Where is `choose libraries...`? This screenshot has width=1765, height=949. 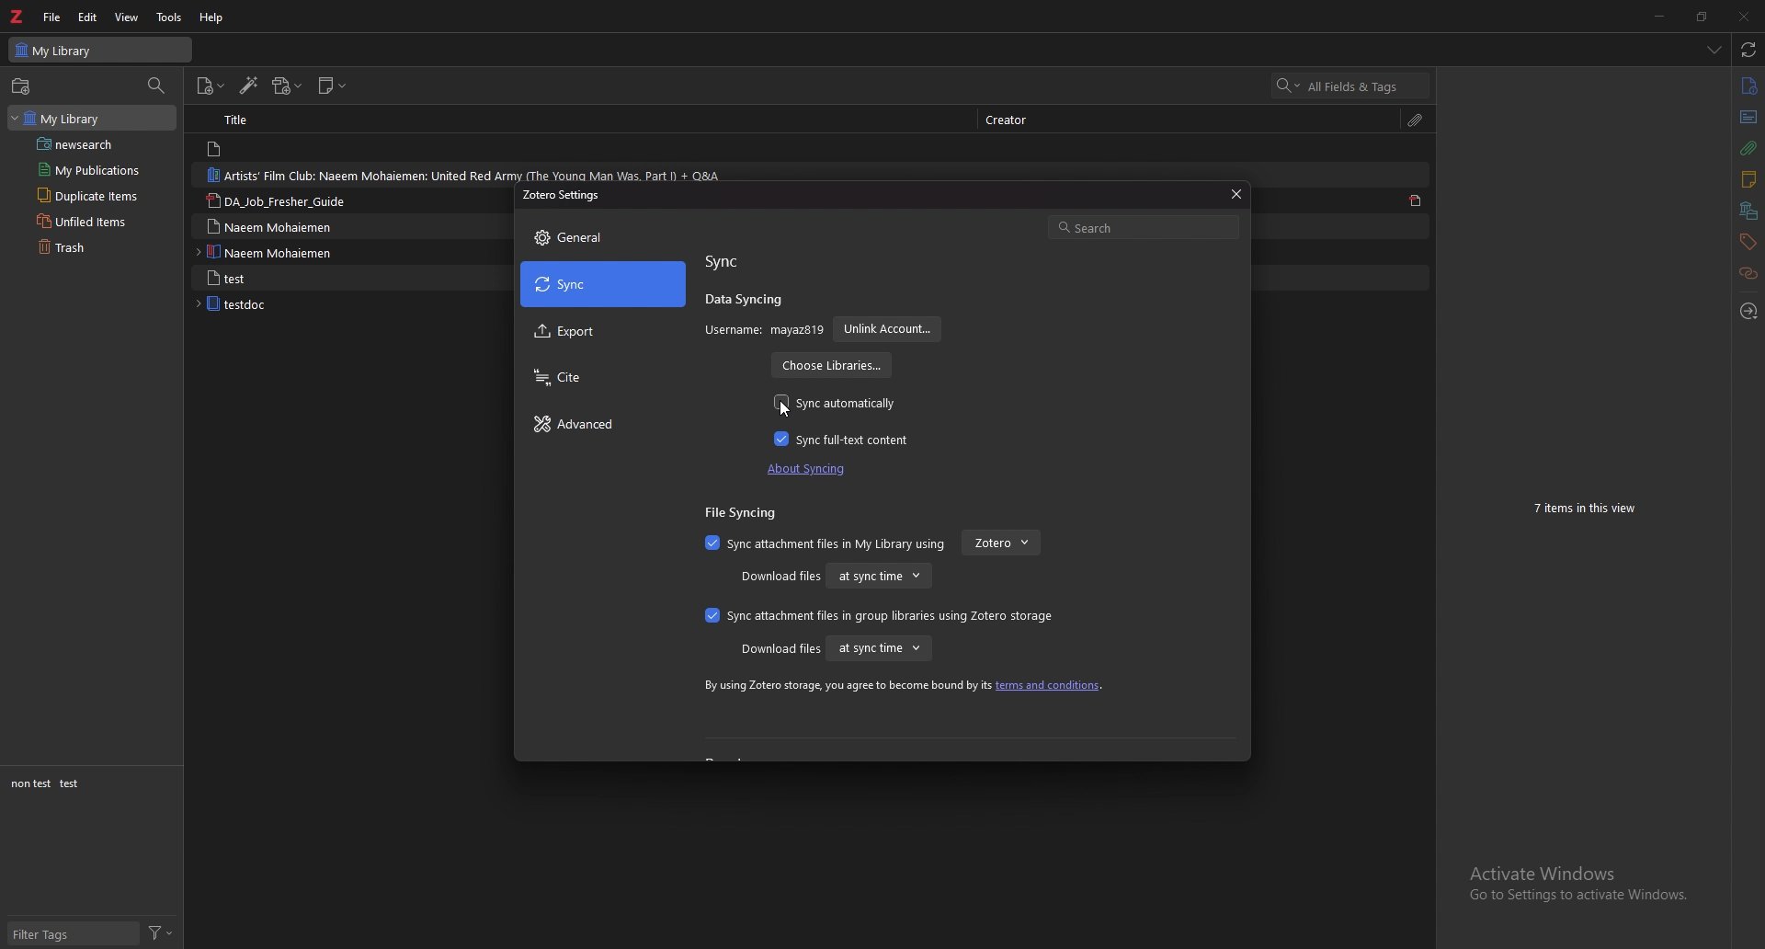
choose libraries... is located at coordinates (829, 366).